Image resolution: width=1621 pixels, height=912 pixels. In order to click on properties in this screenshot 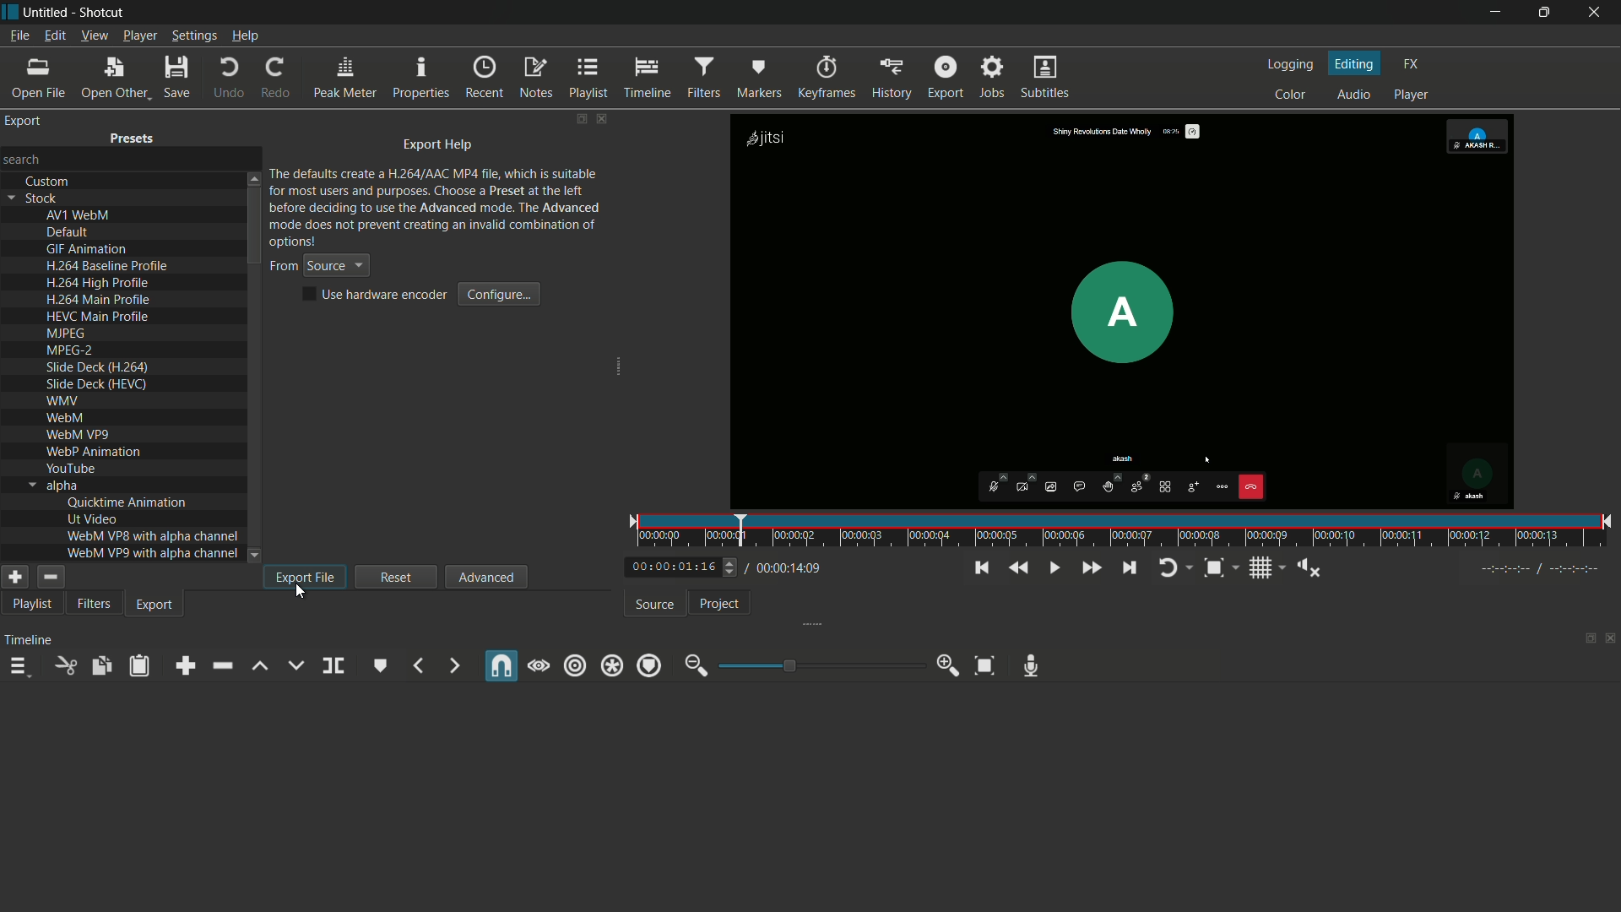, I will do `click(419, 79)`.